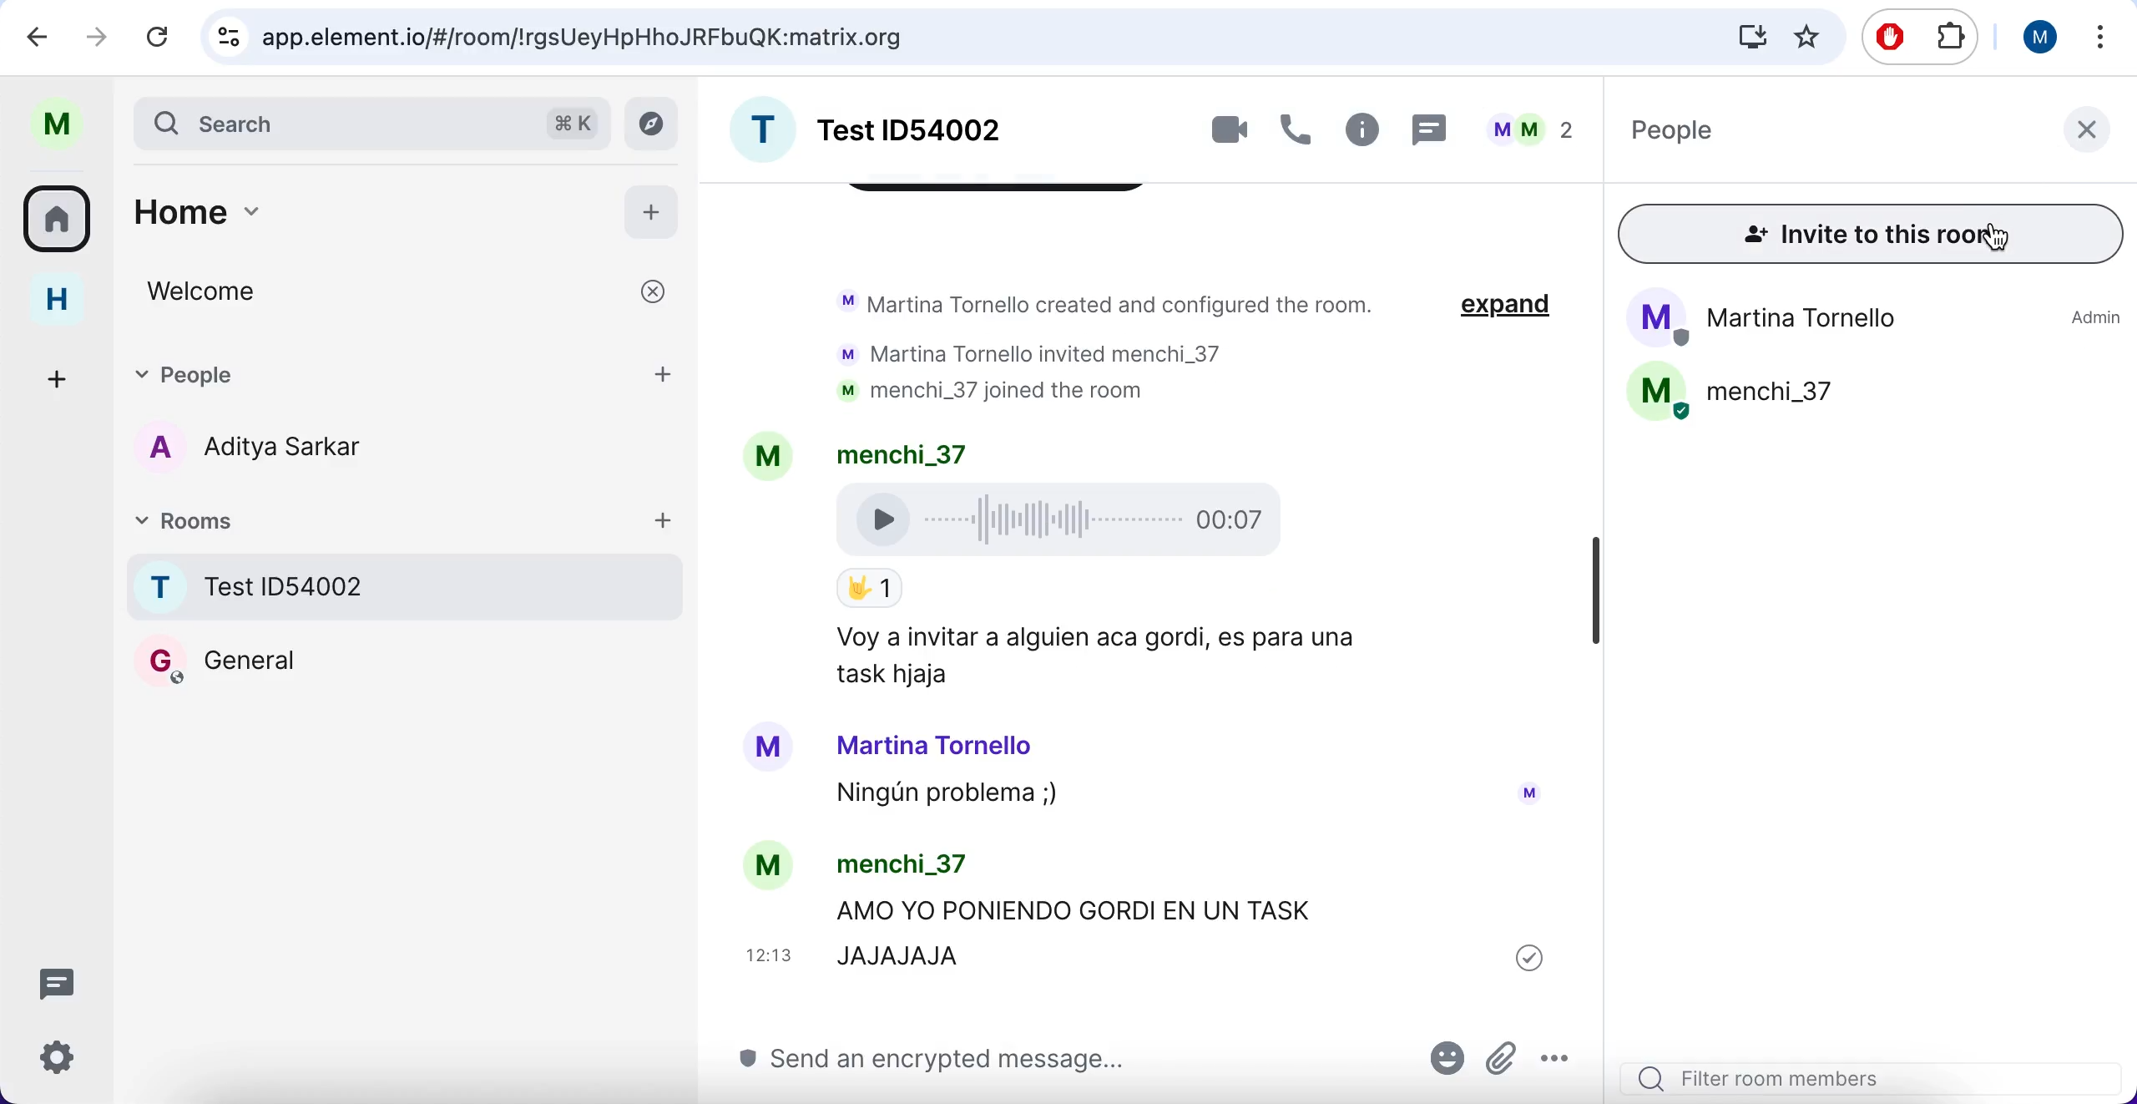 Image resolution: width=2137 pixels, height=1104 pixels. Describe the element at coordinates (44, 39) in the screenshot. I see `undo` at that location.